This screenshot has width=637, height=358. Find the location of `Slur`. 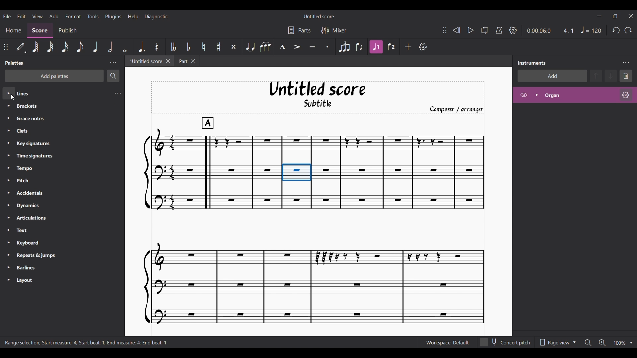

Slur is located at coordinates (265, 47).